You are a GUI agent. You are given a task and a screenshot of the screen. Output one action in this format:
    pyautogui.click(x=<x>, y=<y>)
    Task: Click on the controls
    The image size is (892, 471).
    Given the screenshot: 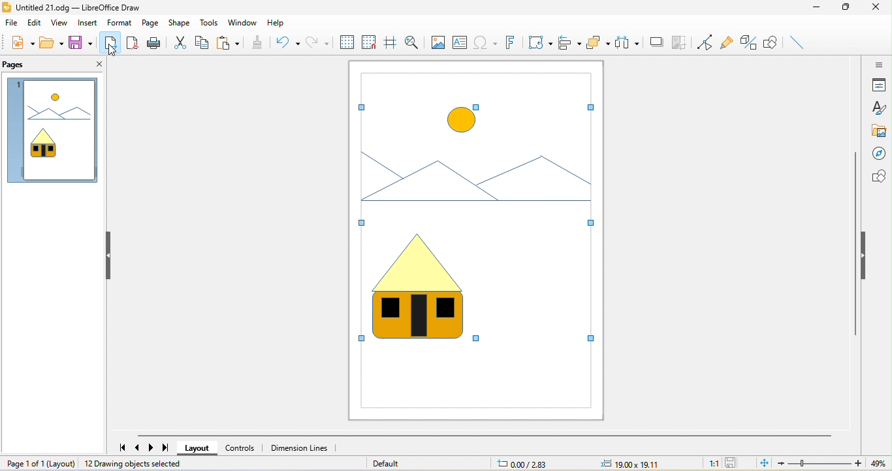 What is the action you would take?
    pyautogui.click(x=240, y=448)
    